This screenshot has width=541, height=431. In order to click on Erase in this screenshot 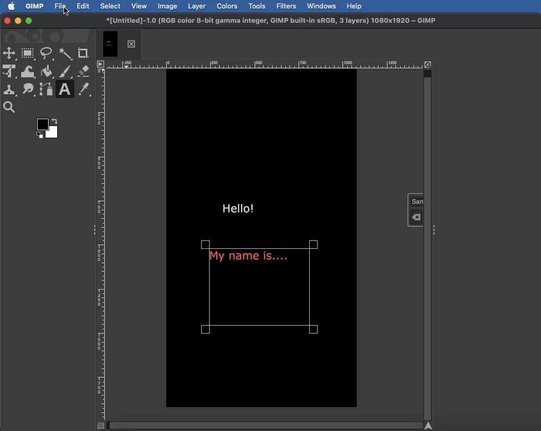, I will do `click(82, 71)`.